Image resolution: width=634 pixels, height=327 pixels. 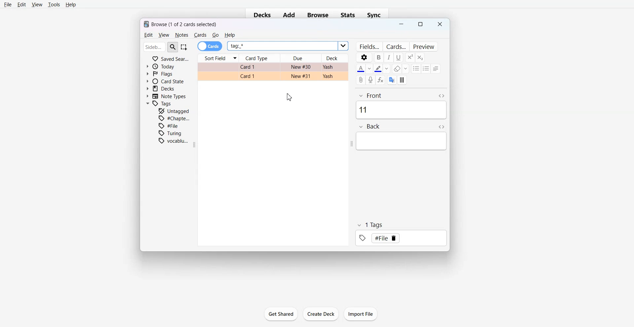 What do you see at coordinates (436, 68) in the screenshot?
I see `Alignment` at bounding box center [436, 68].